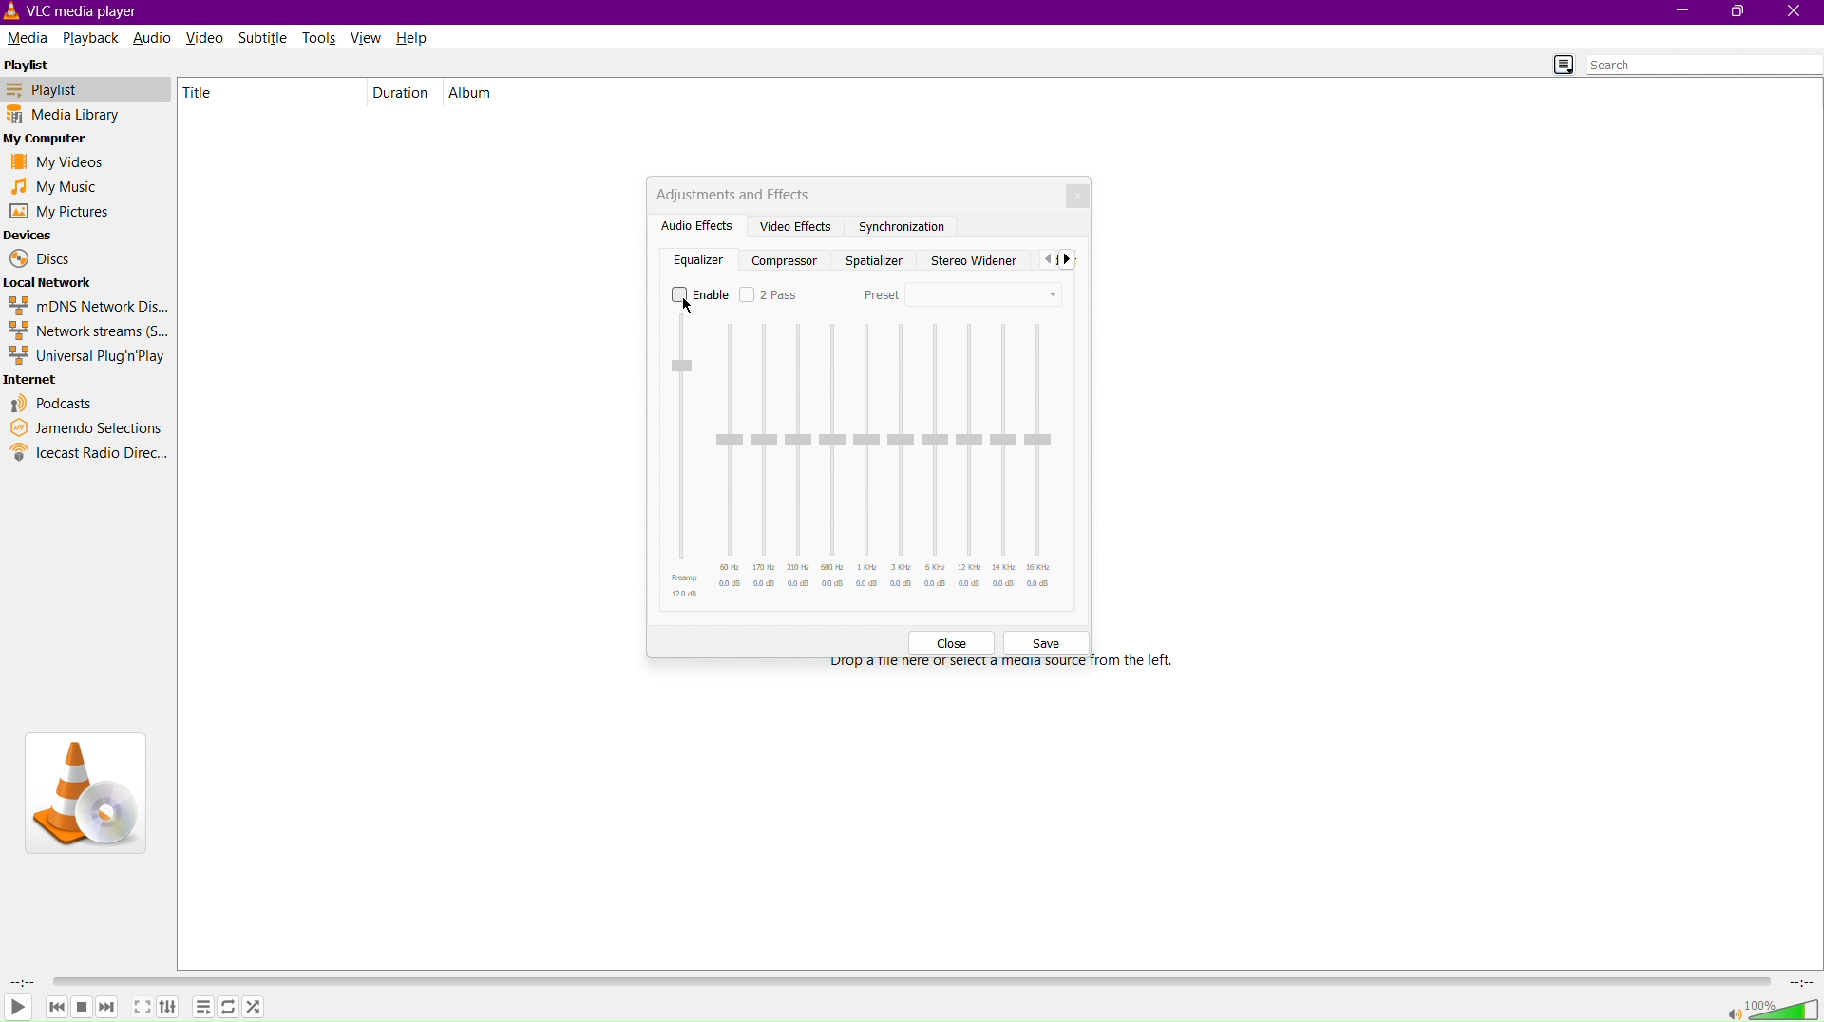 The height and width of the screenshot is (1022, 1824). I want to click on 2 Pass, so click(770, 298).